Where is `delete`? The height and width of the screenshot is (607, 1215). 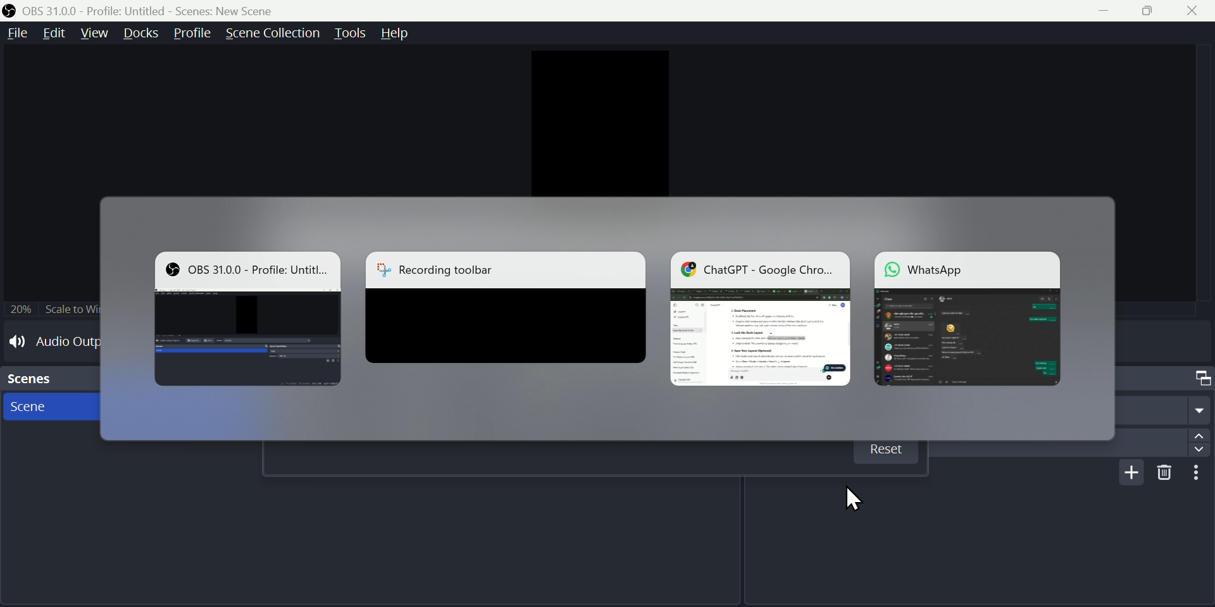 delete is located at coordinates (1166, 474).